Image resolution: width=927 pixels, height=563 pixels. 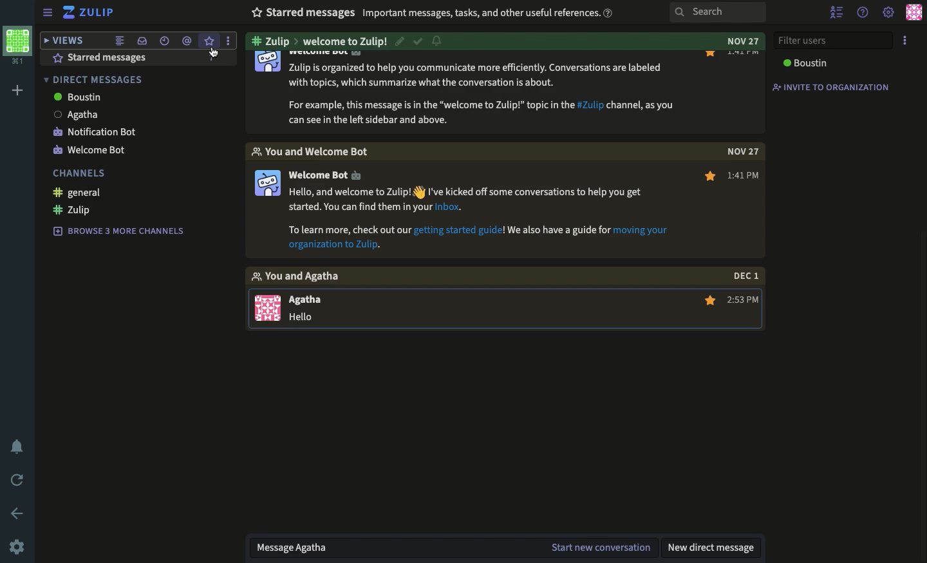 What do you see at coordinates (20, 512) in the screenshot?
I see `back` at bounding box center [20, 512].